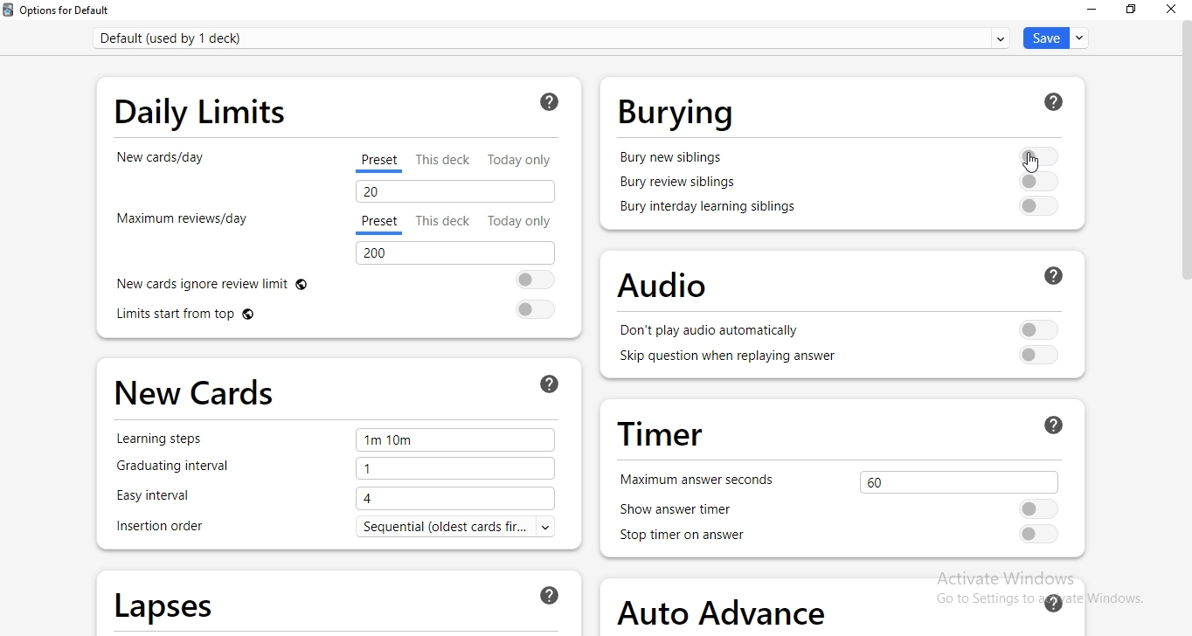 The image size is (1192, 636). I want to click on sequential (oldest cards.., so click(466, 528).